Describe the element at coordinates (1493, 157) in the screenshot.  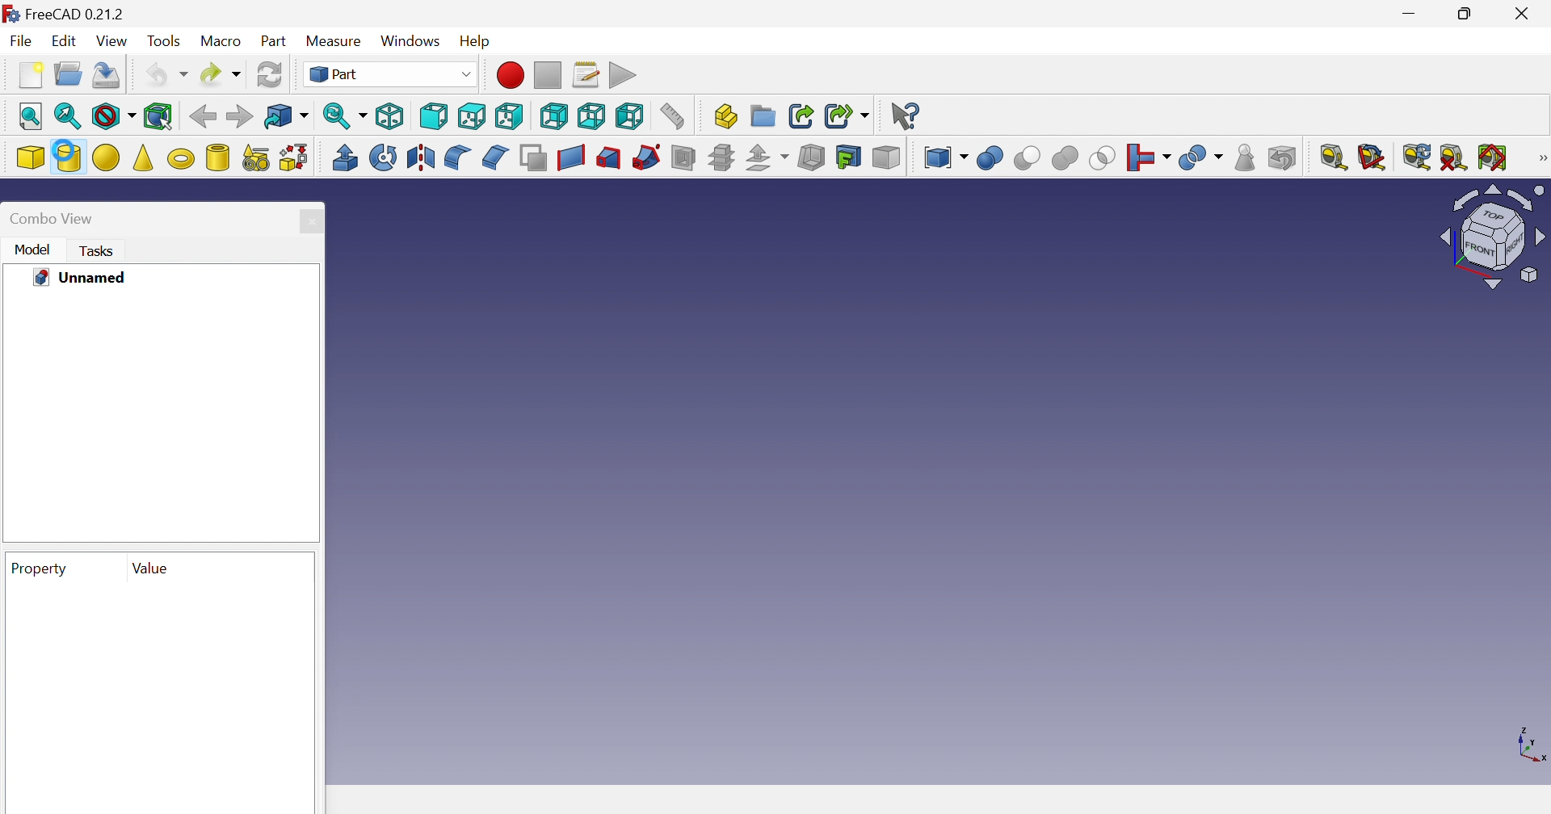
I see `Toggle all` at that location.